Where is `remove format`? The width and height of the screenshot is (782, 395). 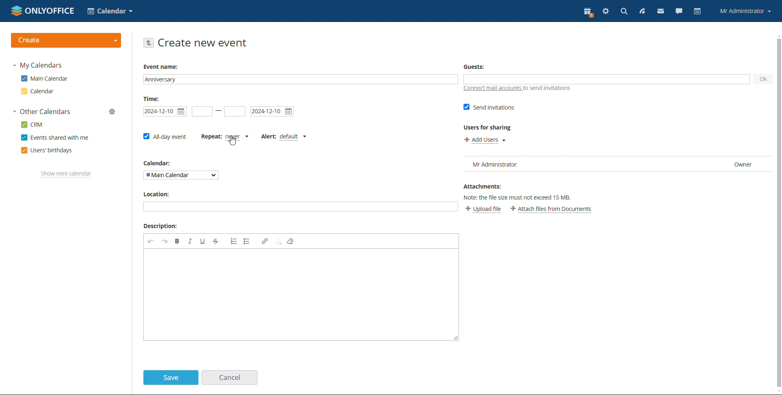 remove format is located at coordinates (292, 241).